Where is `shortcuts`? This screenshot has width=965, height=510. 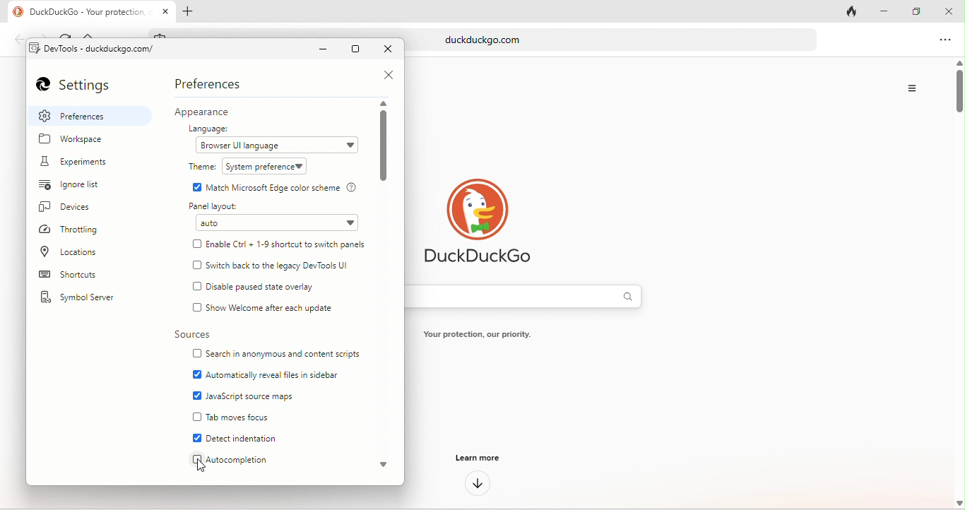 shortcuts is located at coordinates (86, 276).